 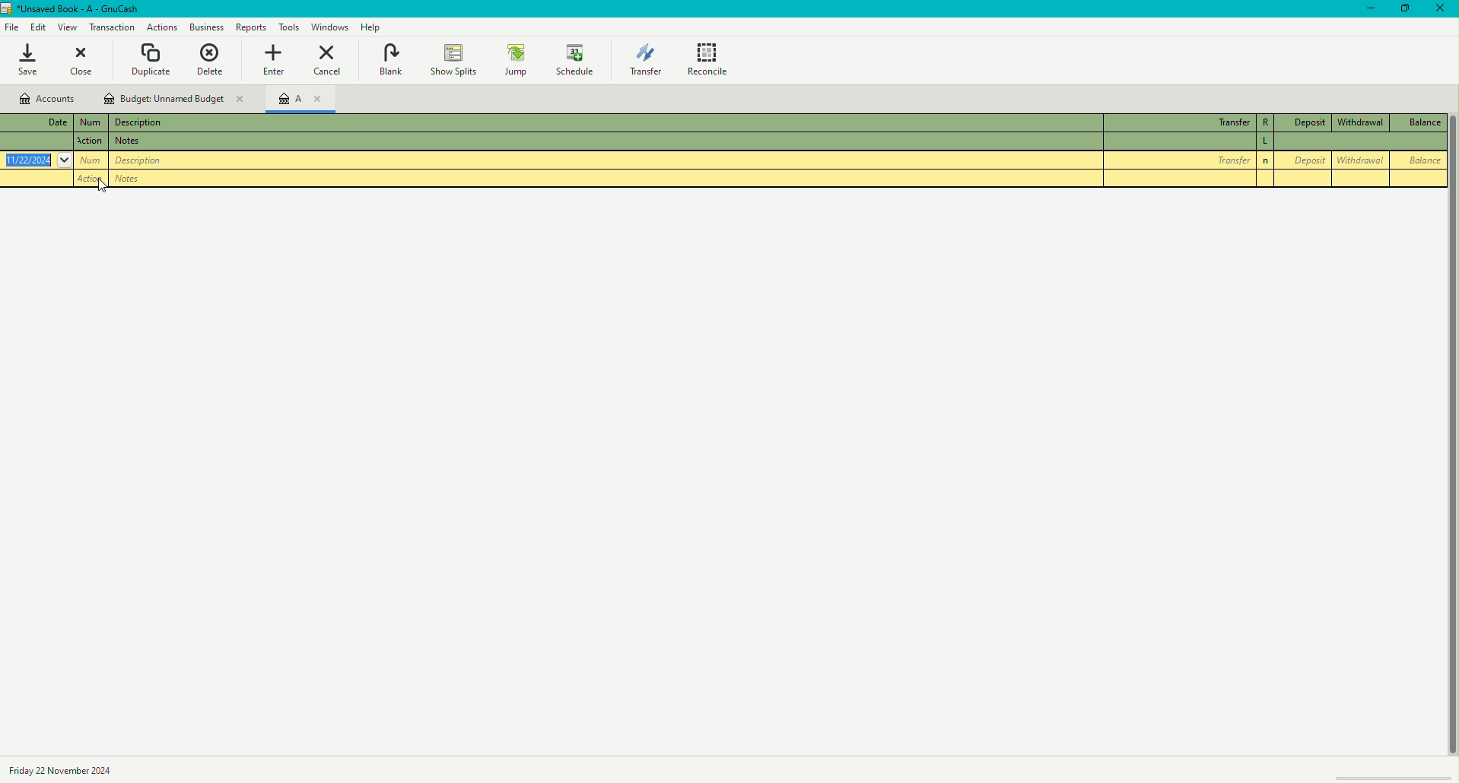 What do you see at coordinates (1177, 160) in the screenshot?
I see `Transfer` at bounding box center [1177, 160].